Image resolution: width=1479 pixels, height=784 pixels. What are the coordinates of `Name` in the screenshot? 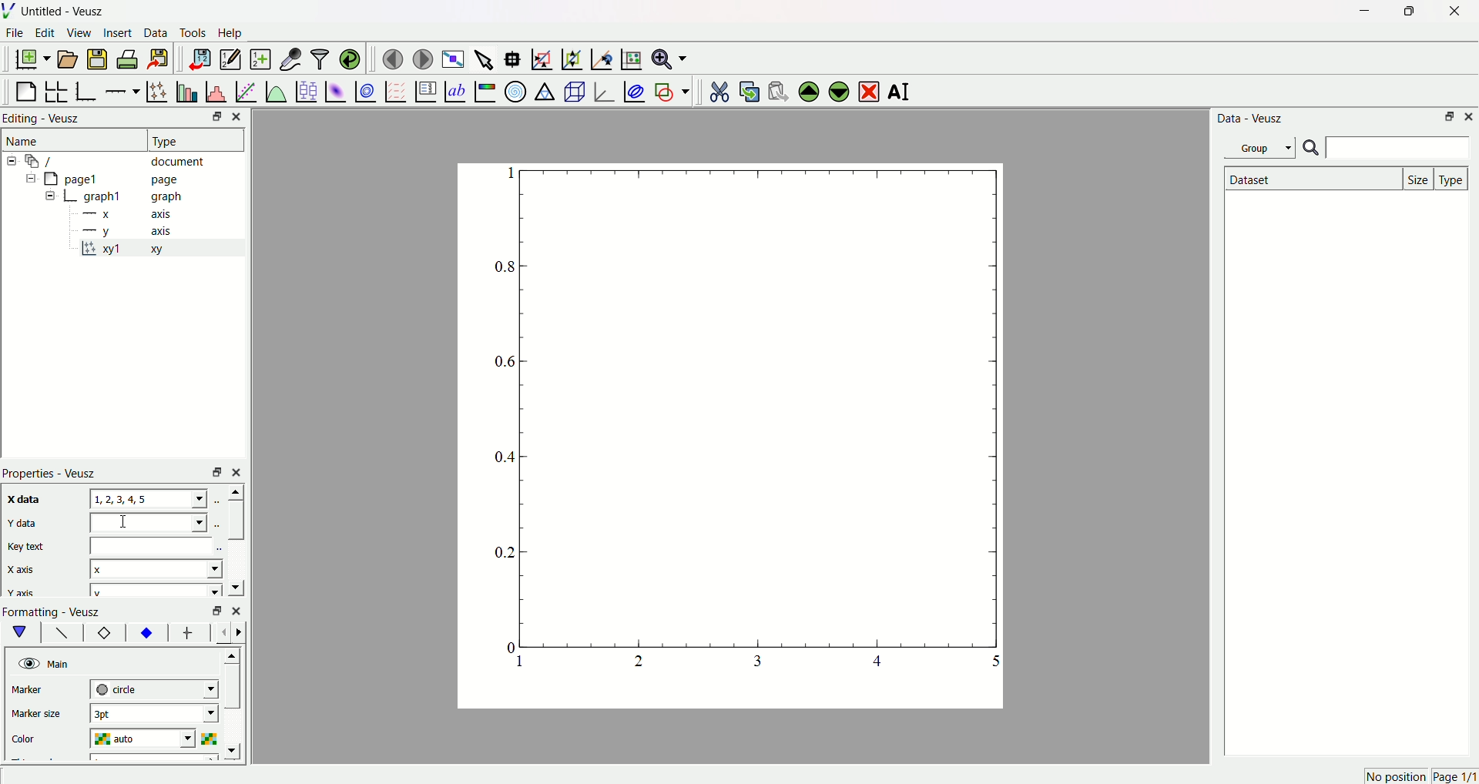 It's located at (25, 141).